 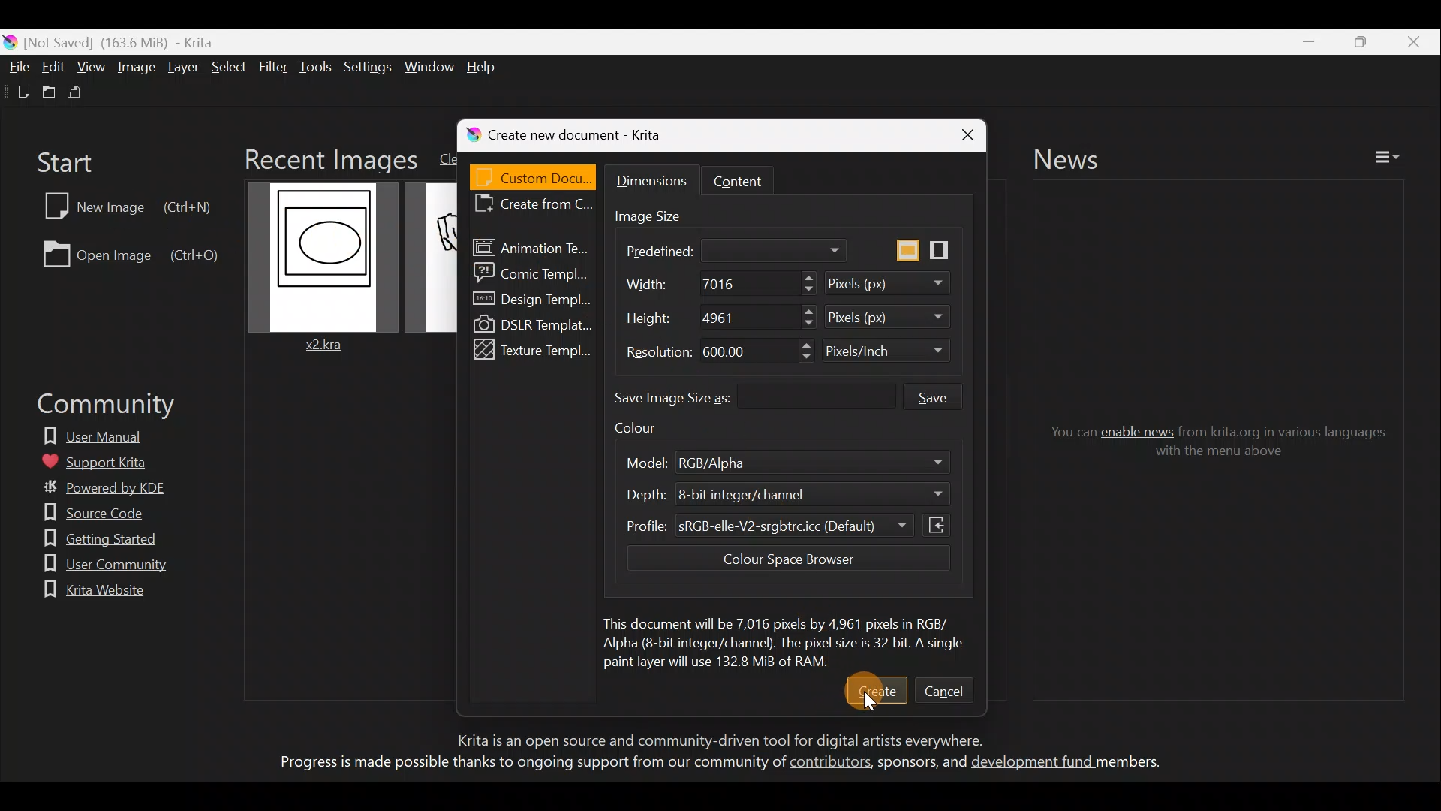 I want to click on Cursor, so click(x=872, y=703).